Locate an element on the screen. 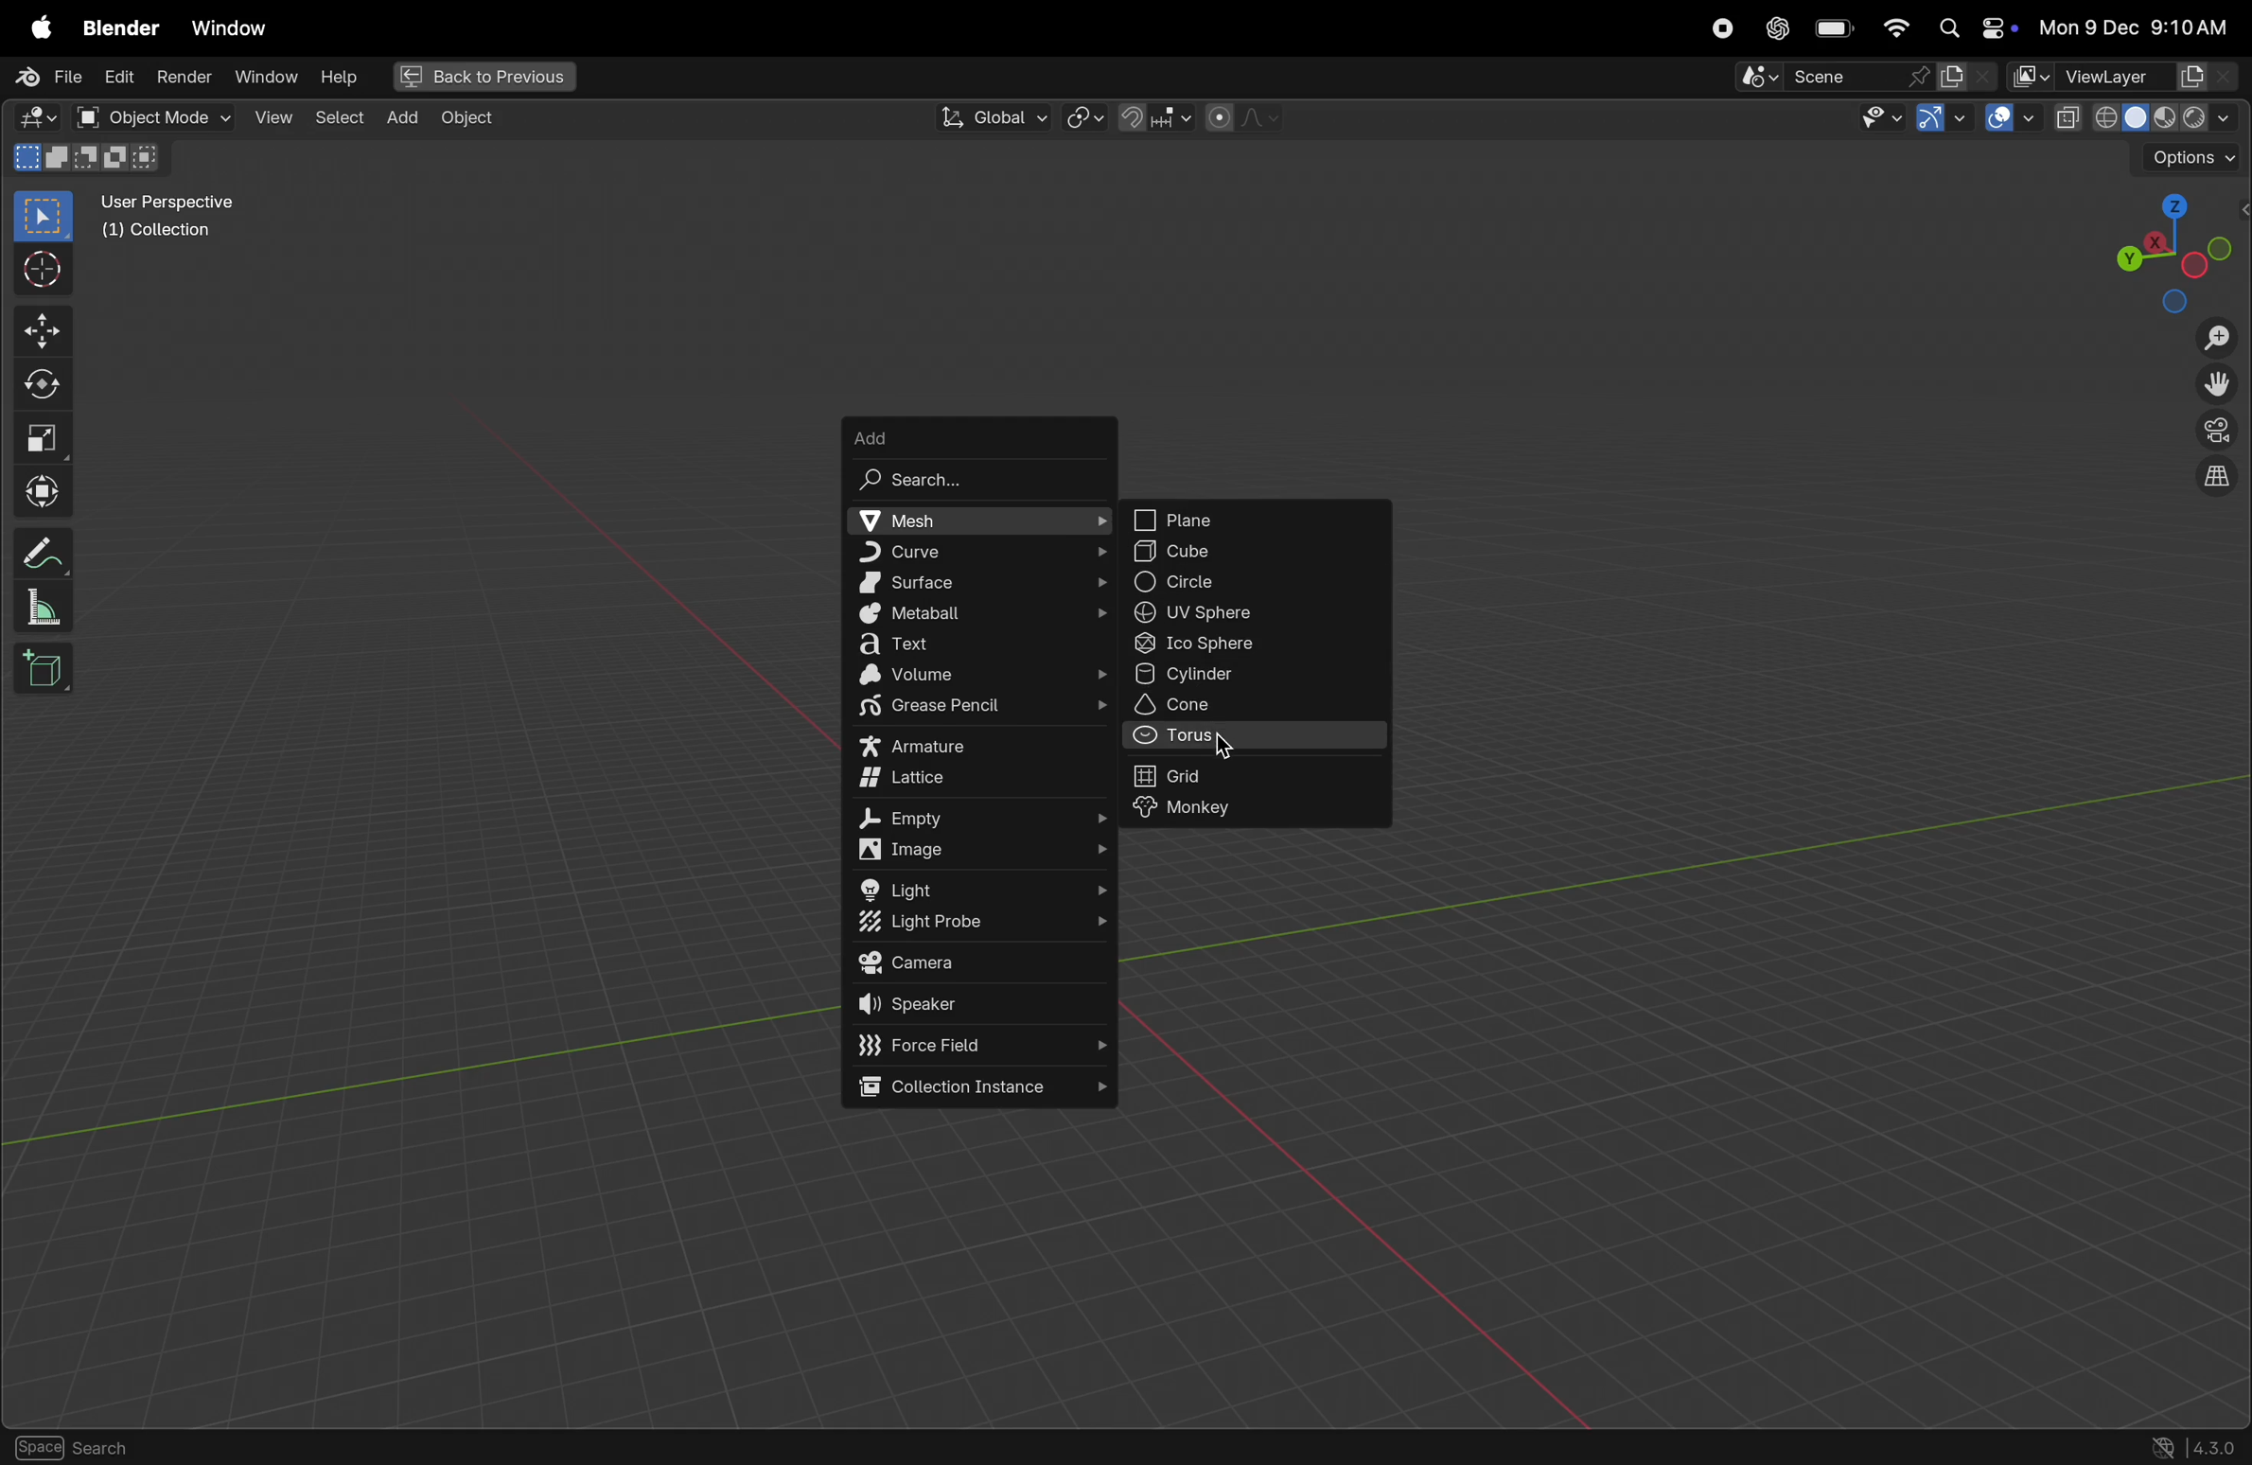 The image size is (2252, 1465). collection instance is located at coordinates (978, 1089).